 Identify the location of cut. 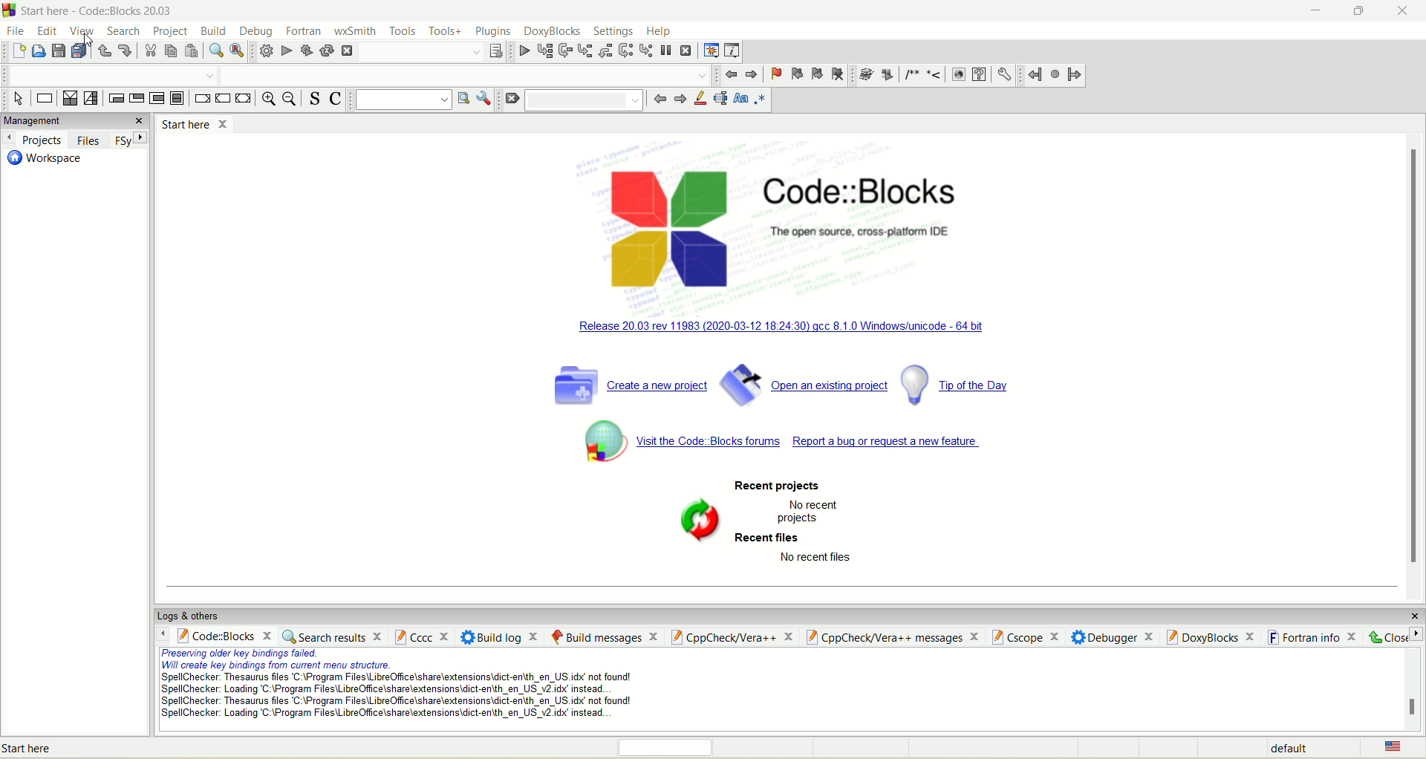
(149, 52).